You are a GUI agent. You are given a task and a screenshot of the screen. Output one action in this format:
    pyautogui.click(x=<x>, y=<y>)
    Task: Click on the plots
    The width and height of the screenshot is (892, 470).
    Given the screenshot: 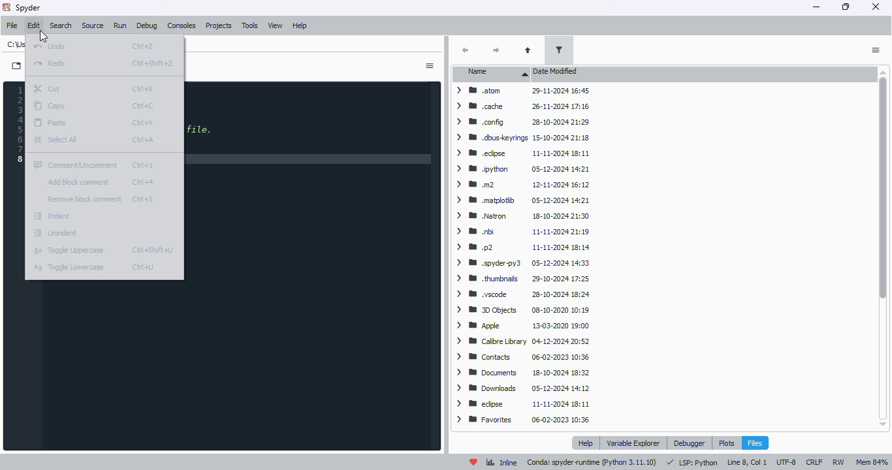 What is the action you would take?
    pyautogui.click(x=726, y=443)
    